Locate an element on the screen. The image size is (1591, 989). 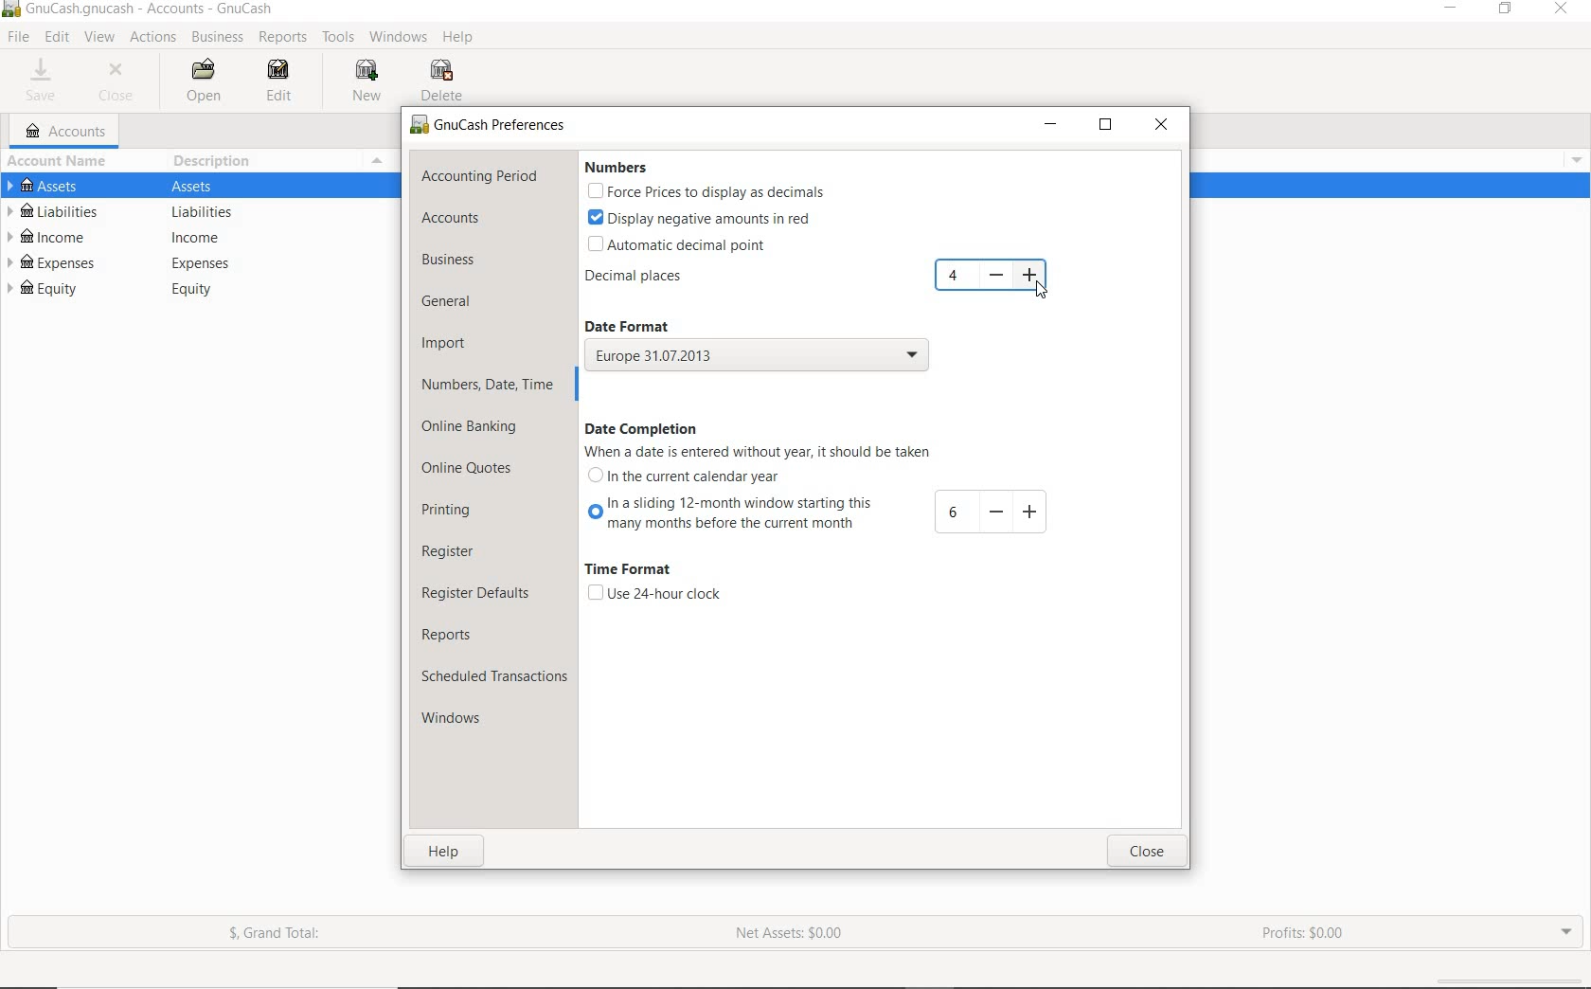
title is located at coordinates (151, 10).